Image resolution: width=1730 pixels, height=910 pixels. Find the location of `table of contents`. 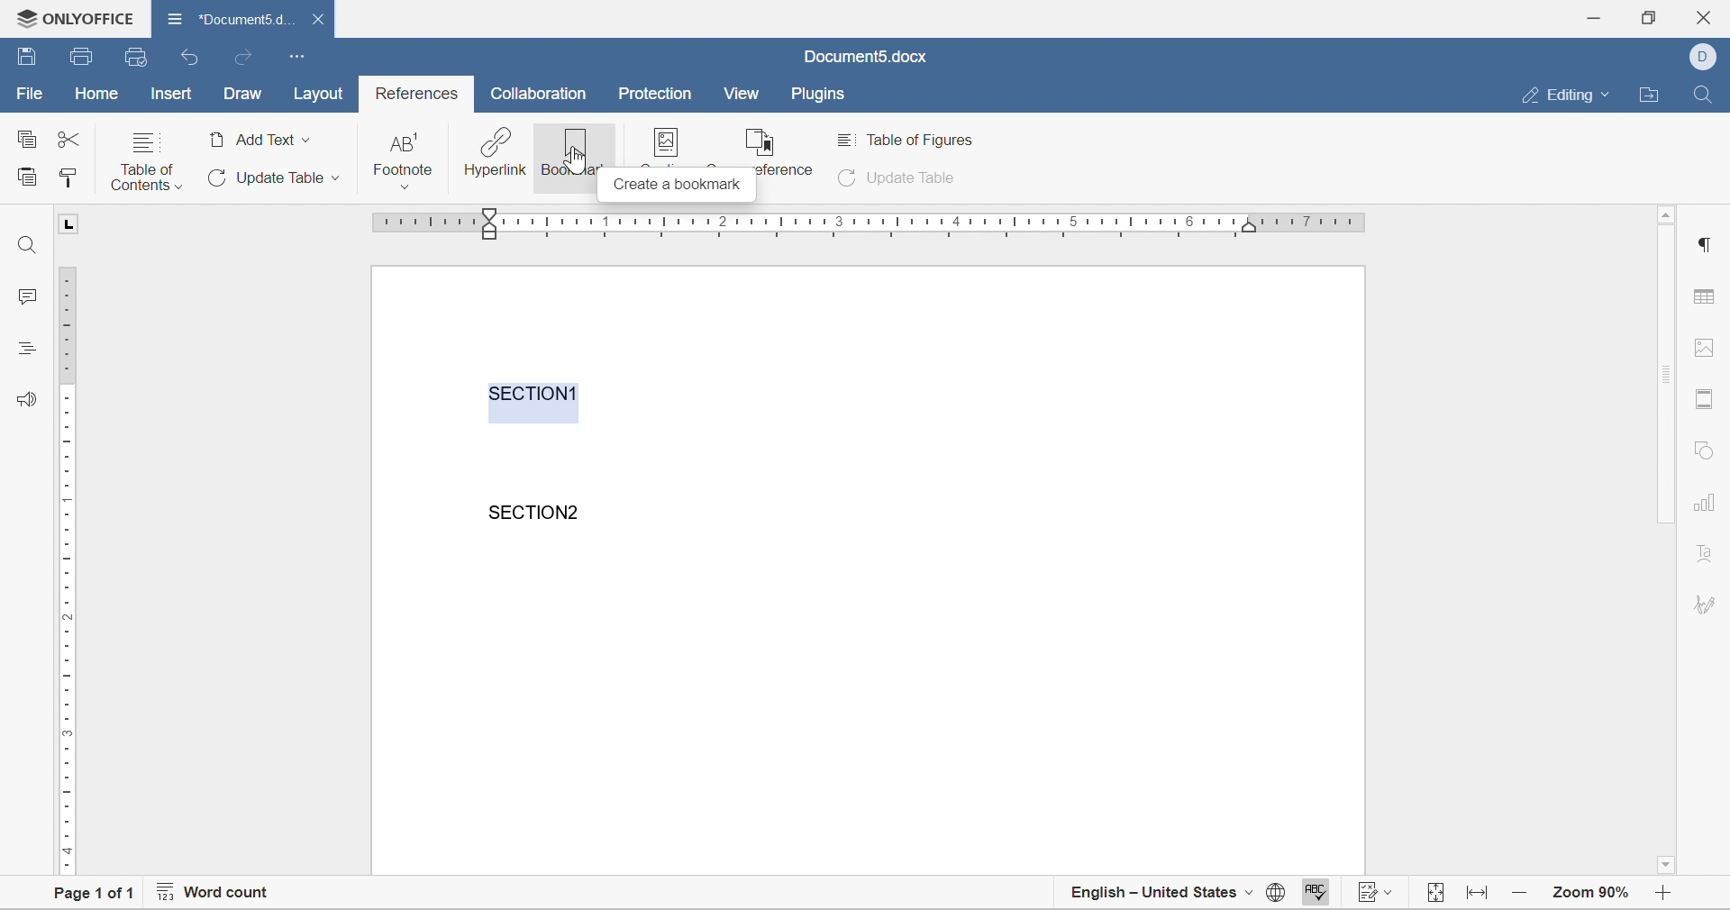

table of contents is located at coordinates (146, 160).